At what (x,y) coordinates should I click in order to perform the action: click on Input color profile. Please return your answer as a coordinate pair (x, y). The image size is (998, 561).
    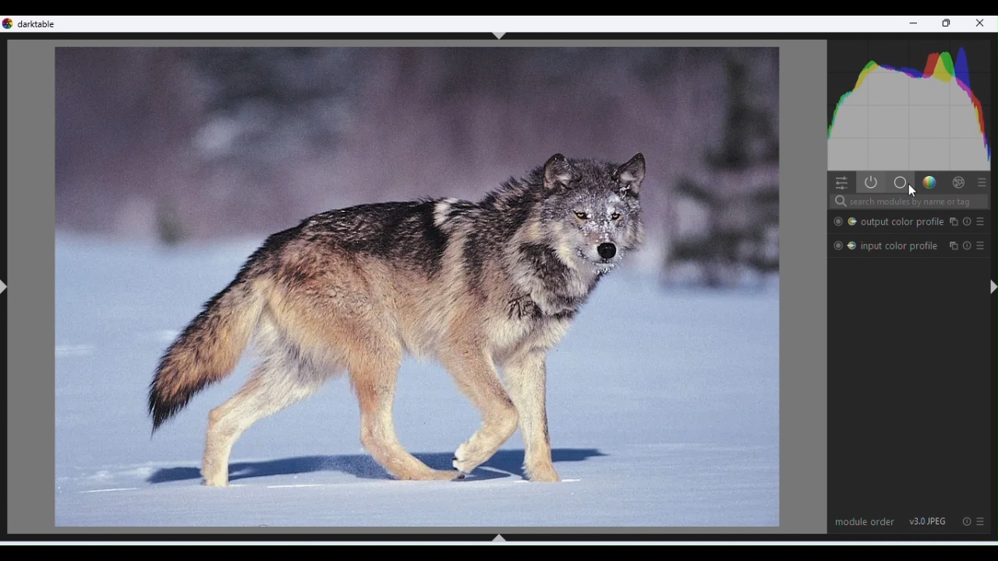
    Looking at the image, I should click on (918, 244).